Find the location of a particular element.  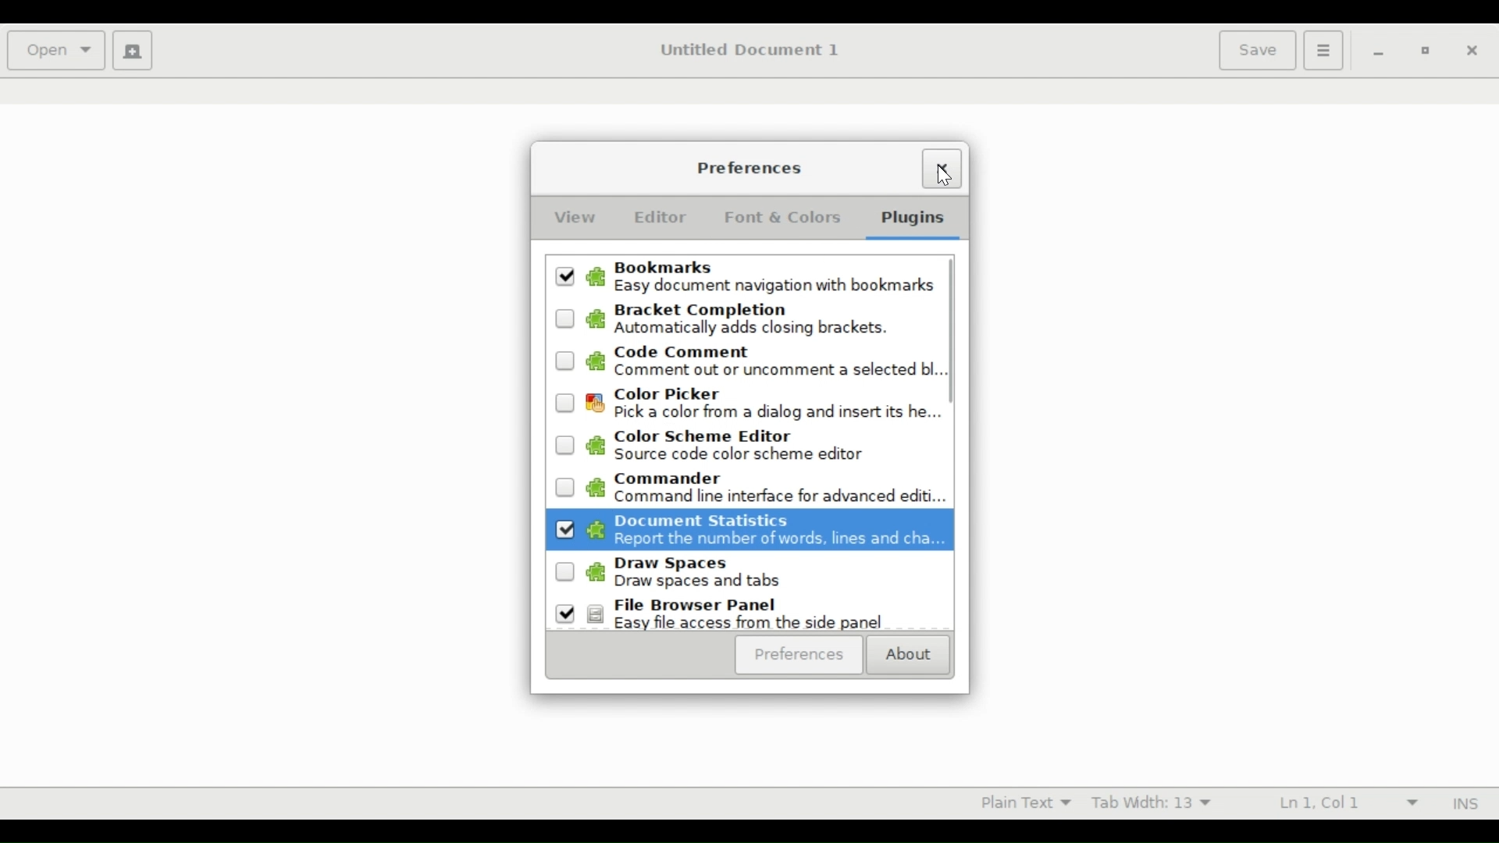

Editor is located at coordinates (661, 217).